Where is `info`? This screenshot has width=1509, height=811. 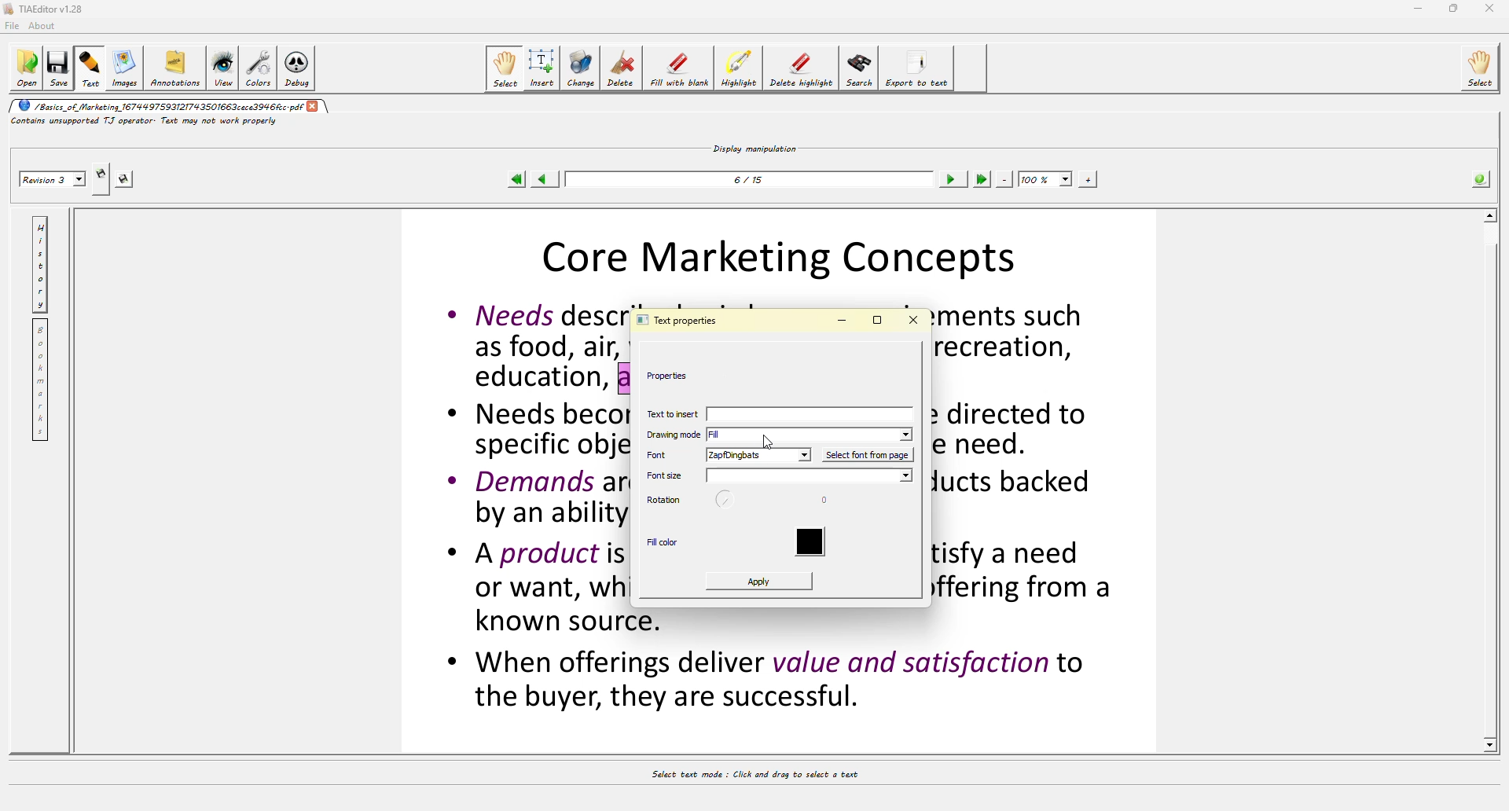 info is located at coordinates (1481, 180).